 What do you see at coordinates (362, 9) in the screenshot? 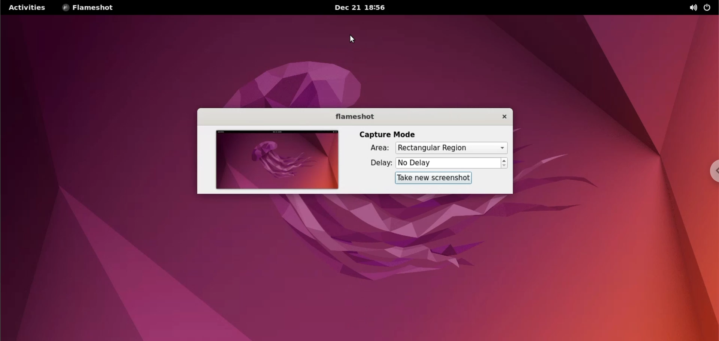
I see `Dec 21 18:56` at bounding box center [362, 9].